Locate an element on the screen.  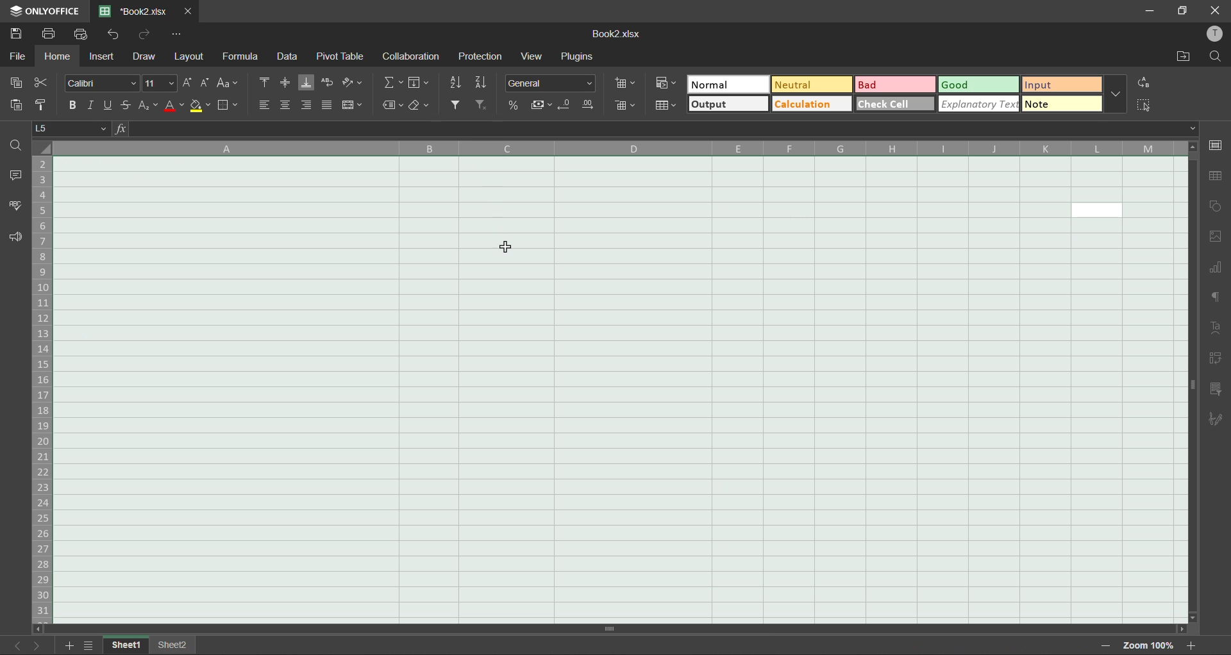
explanatory text is located at coordinates (979, 104).